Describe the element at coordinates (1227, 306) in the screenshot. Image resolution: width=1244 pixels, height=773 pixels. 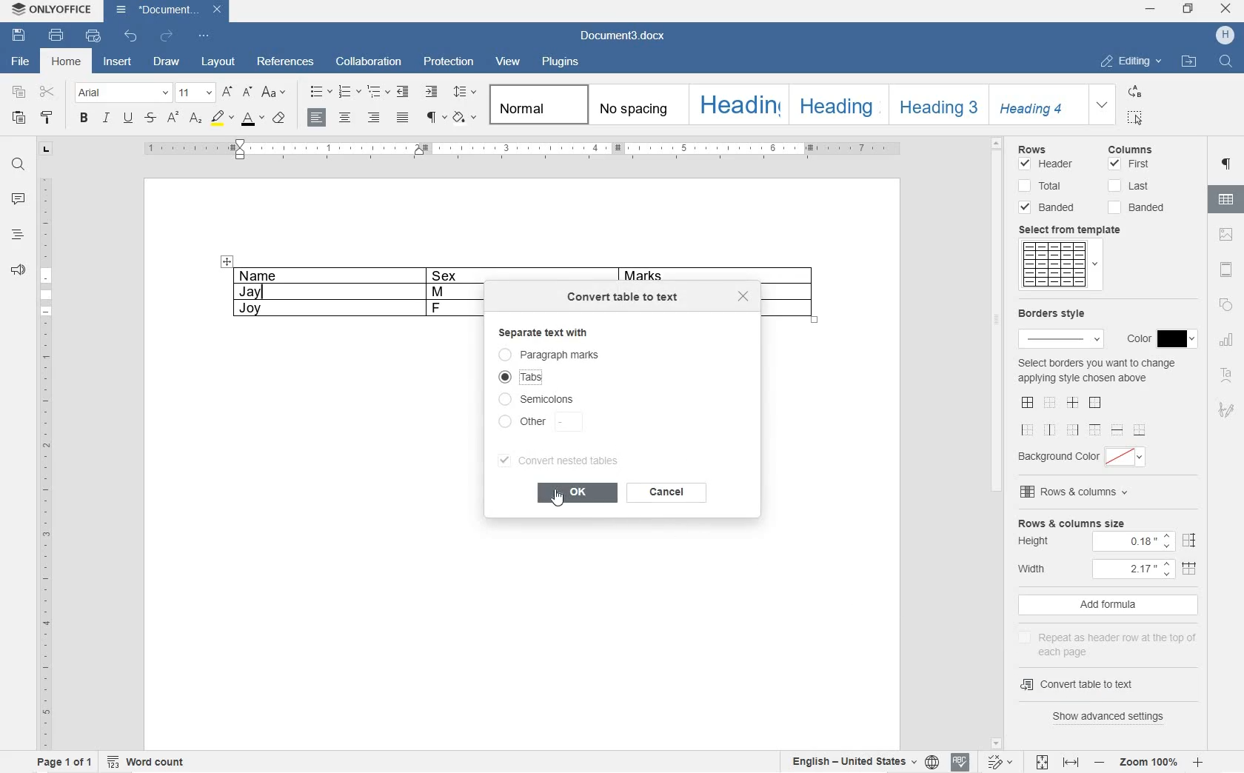
I see `SHAPE` at that location.